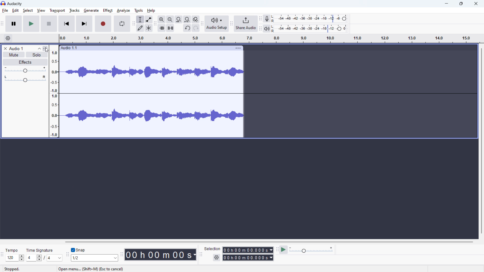  I want to click on fit project to width, so click(187, 19).